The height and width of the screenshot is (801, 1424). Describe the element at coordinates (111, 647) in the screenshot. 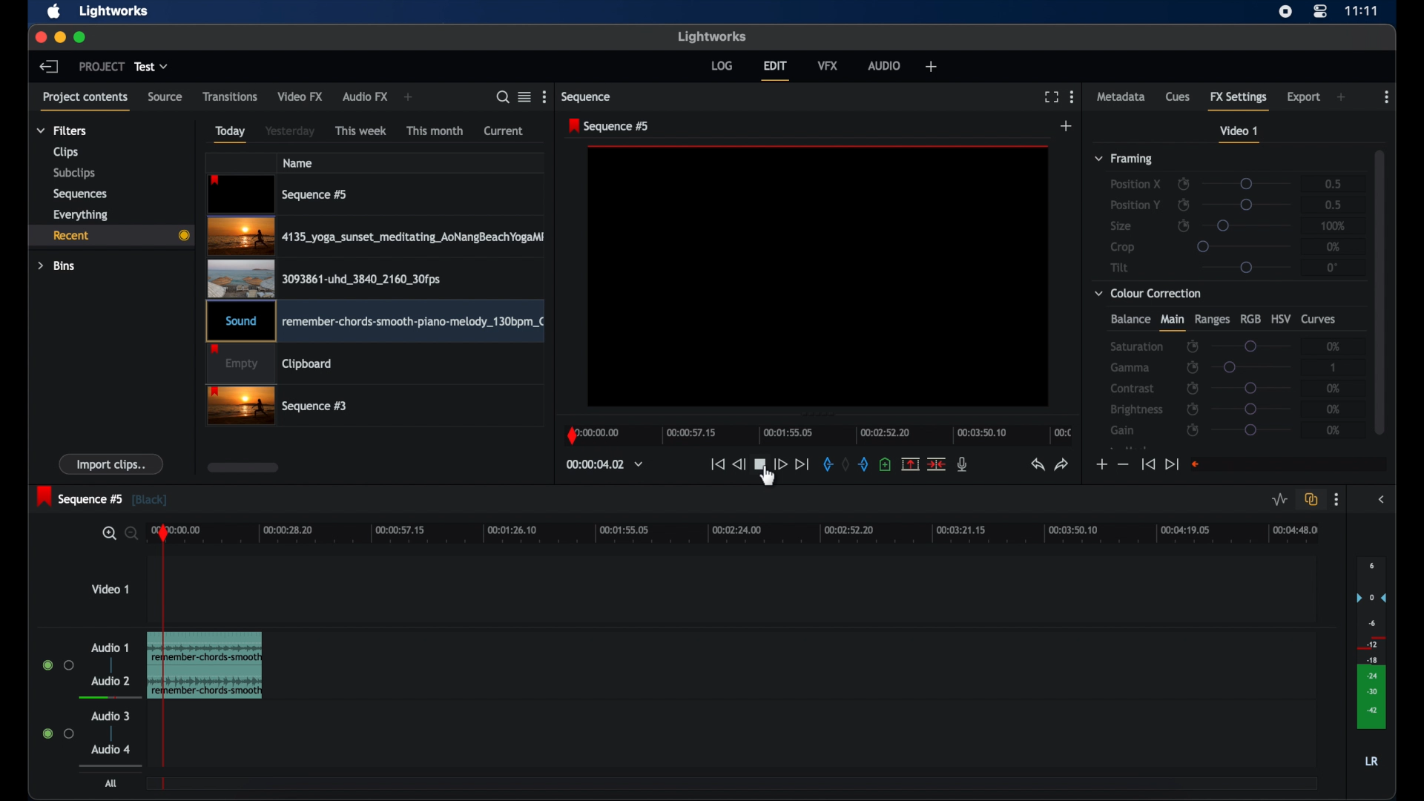

I see `audio 1` at that location.